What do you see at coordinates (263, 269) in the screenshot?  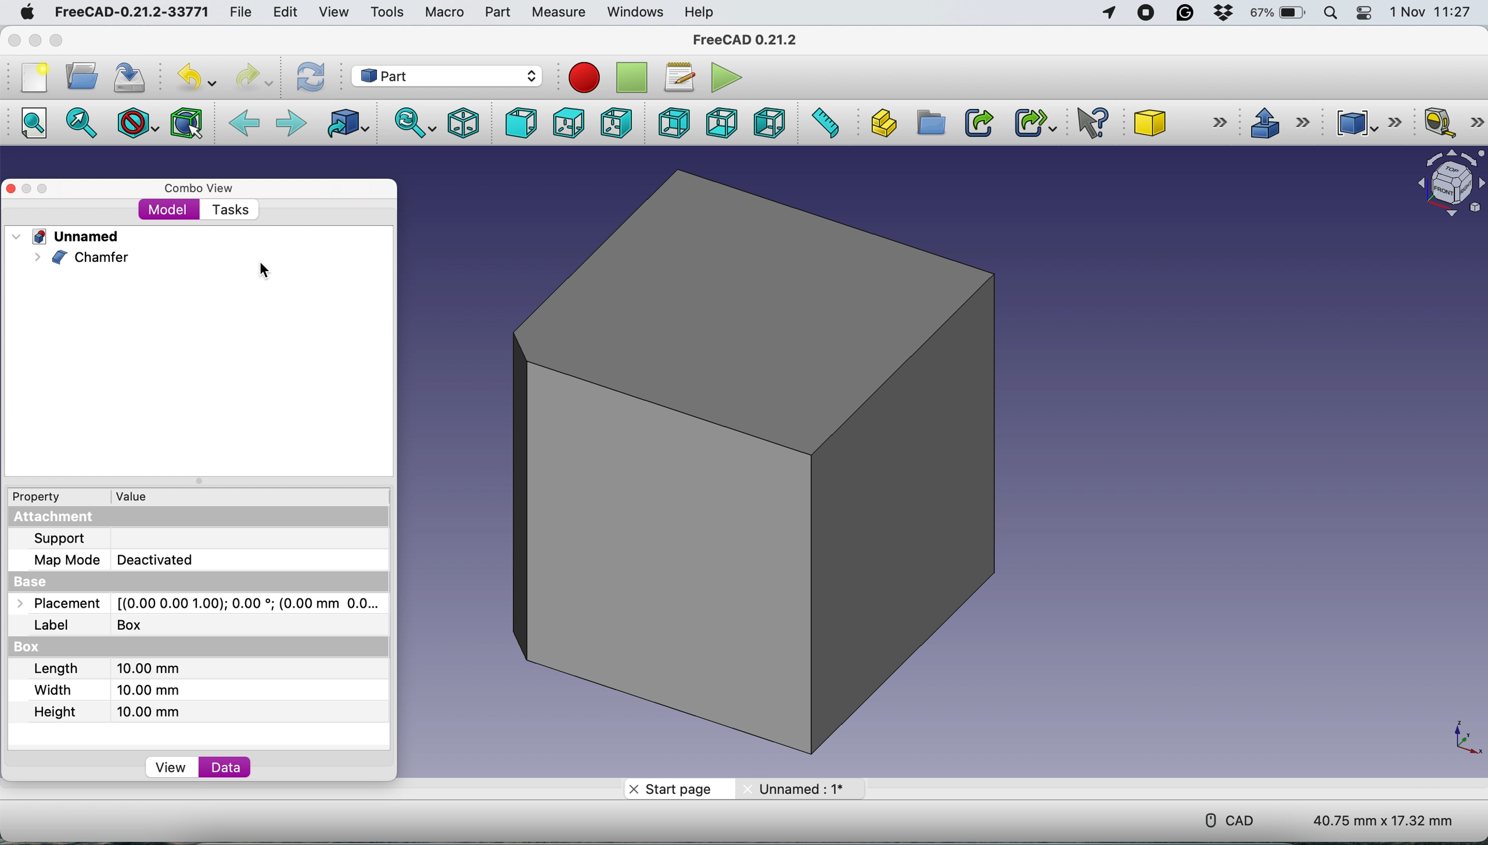 I see `cursor` at bounding box center [263, 269].